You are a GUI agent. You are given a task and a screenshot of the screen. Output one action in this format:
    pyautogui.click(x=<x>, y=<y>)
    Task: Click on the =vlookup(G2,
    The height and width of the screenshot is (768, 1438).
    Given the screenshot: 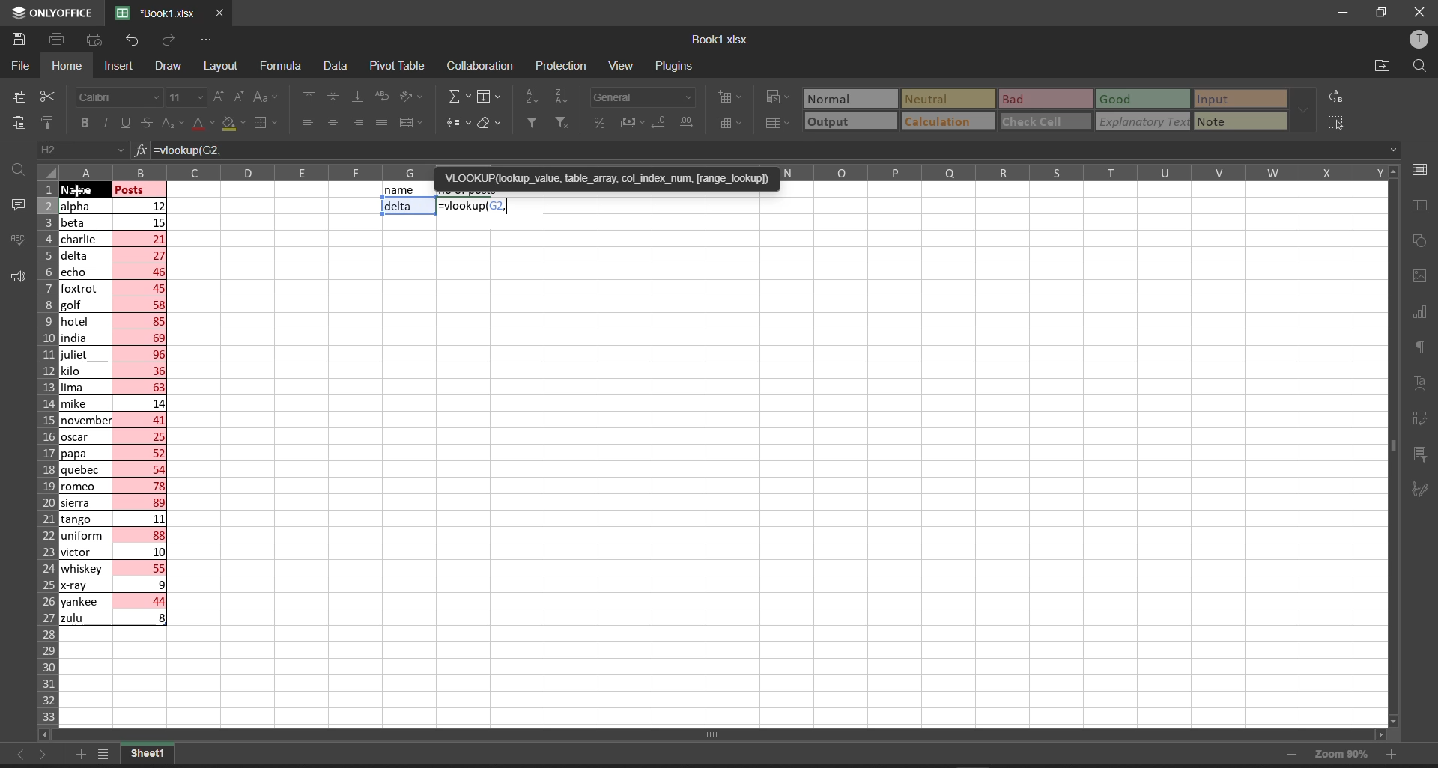 What is the action you would take?
    pyautogui.click(x=775, y=151)
    